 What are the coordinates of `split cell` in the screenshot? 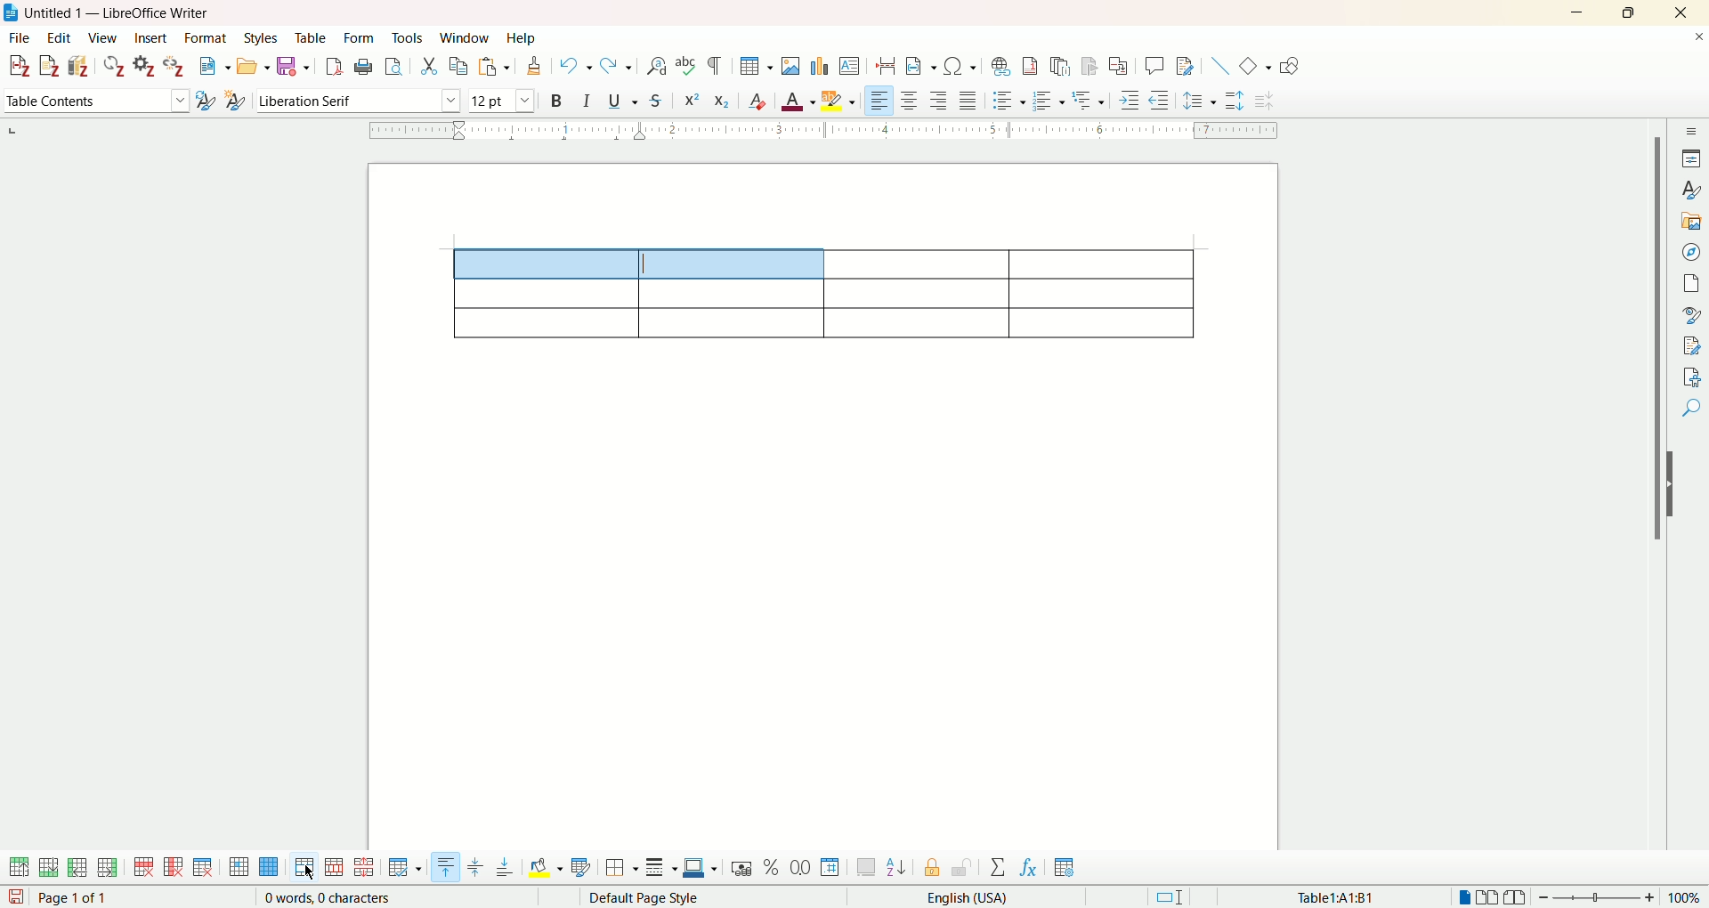 It's located at (333, 868).